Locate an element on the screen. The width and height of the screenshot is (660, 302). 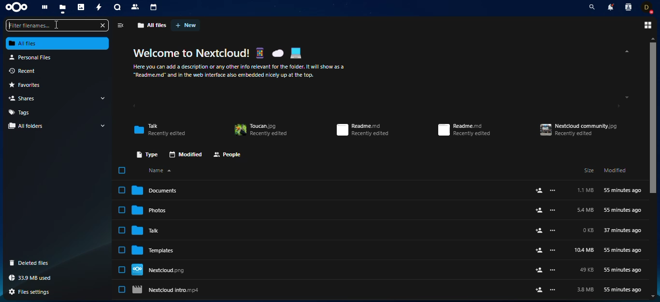
view is located at coordinates (120, 26).